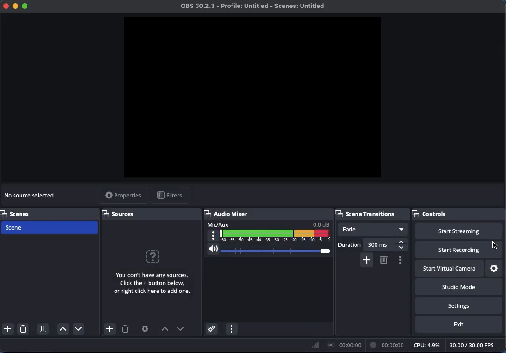  Describe the element at coordinates (345, 346) in the screenshot. I see `Braodcast` at that location.